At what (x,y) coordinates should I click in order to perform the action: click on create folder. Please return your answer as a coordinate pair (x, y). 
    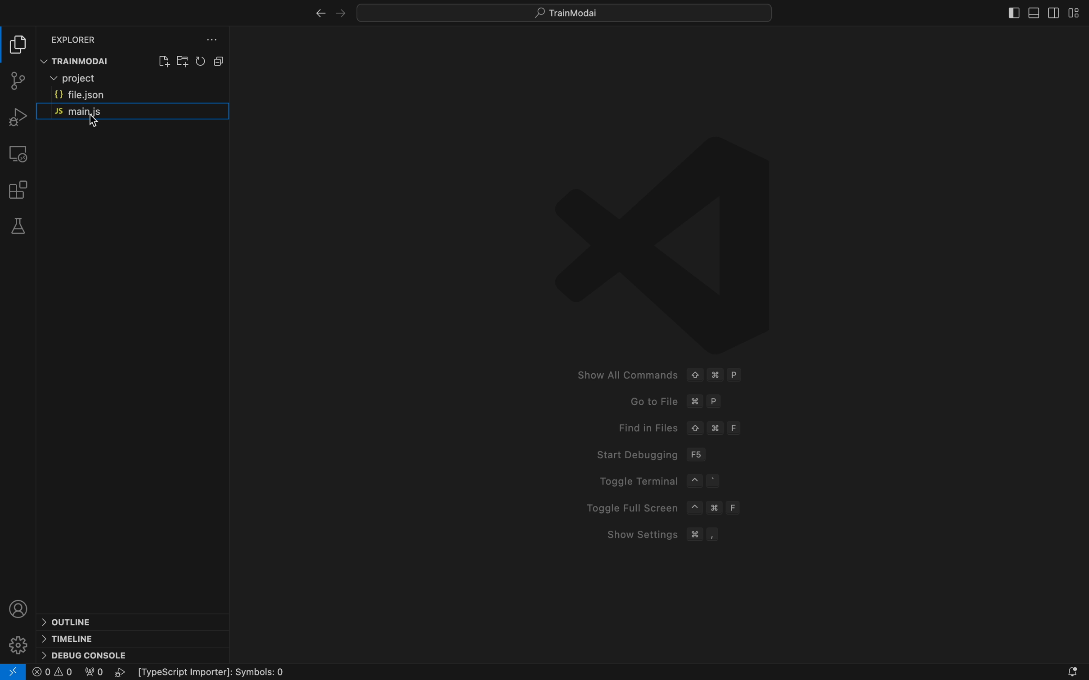
    Looking at the image, I should click on (182, 61).